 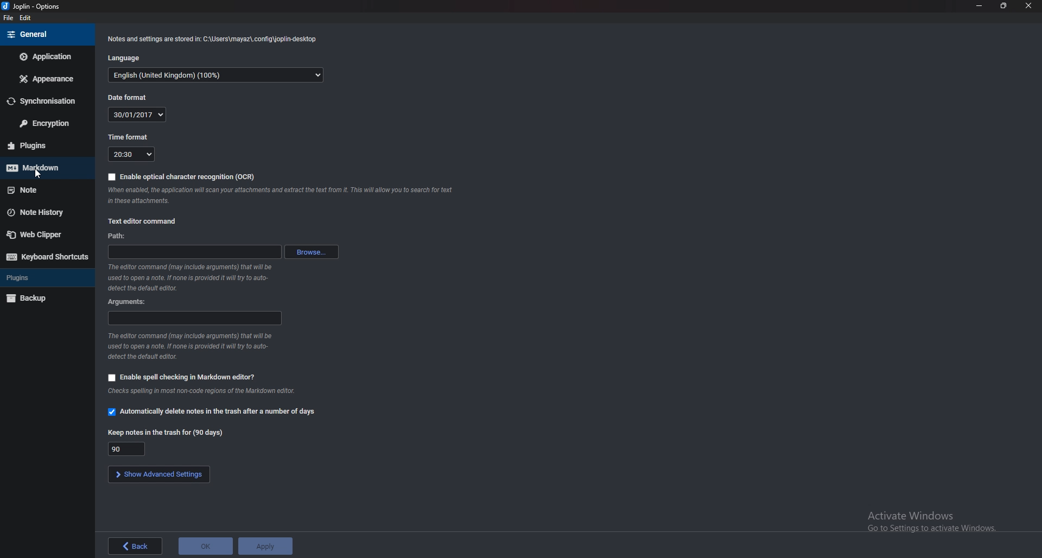 What do you see at coordinates (189, 347) in the screenshot?
I see `Info` at bounding box center [189, 347].